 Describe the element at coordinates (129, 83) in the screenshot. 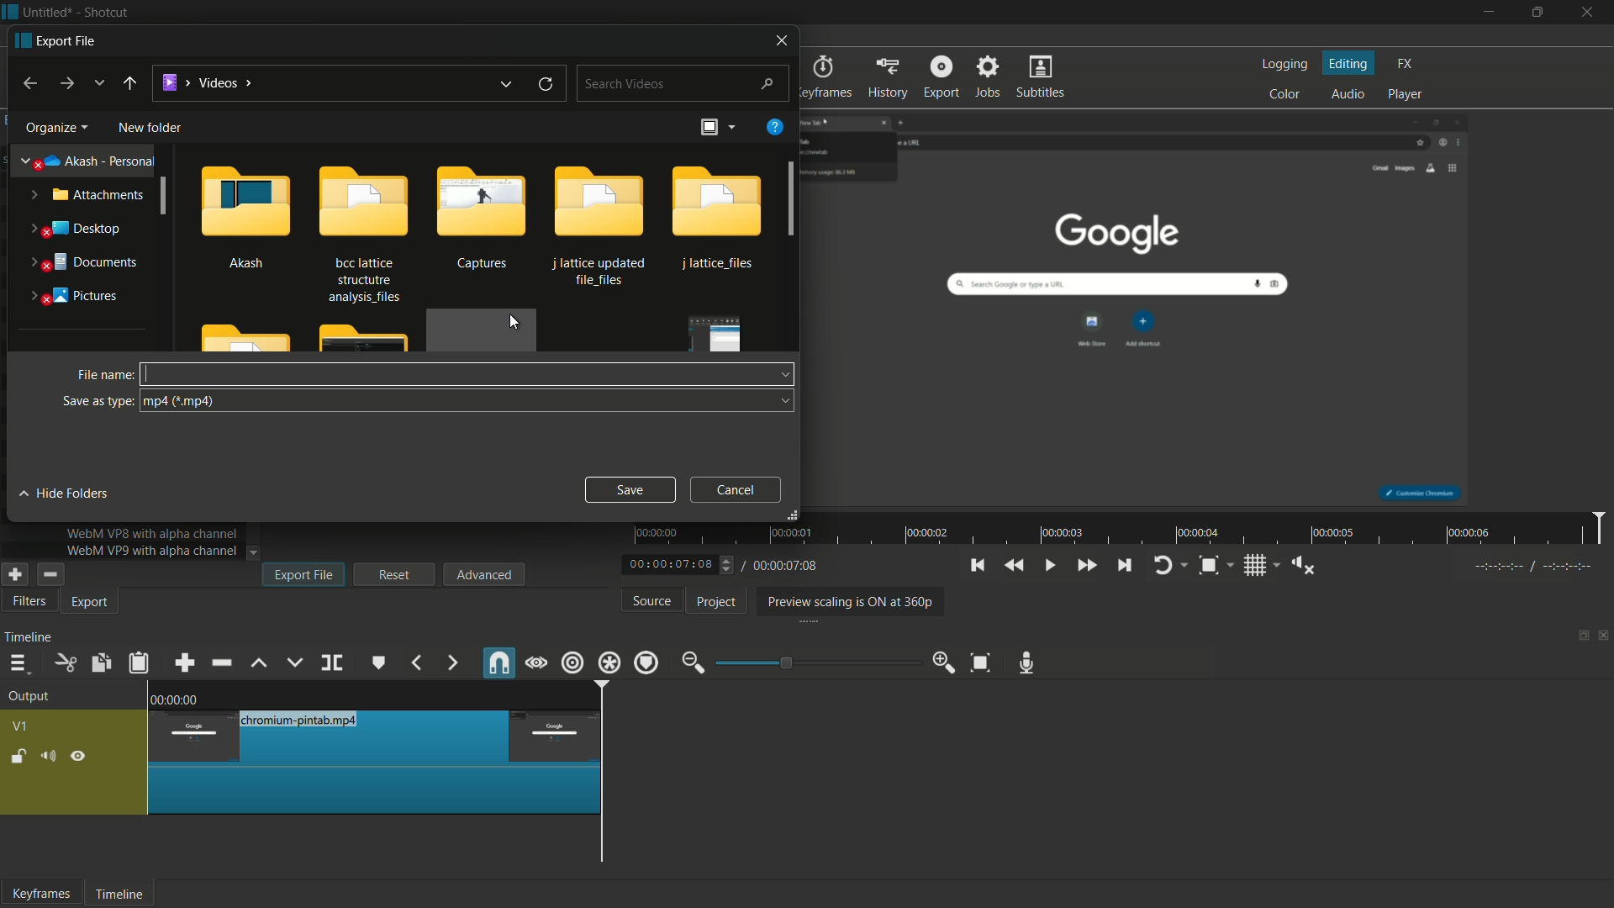

I see `back` at that location.